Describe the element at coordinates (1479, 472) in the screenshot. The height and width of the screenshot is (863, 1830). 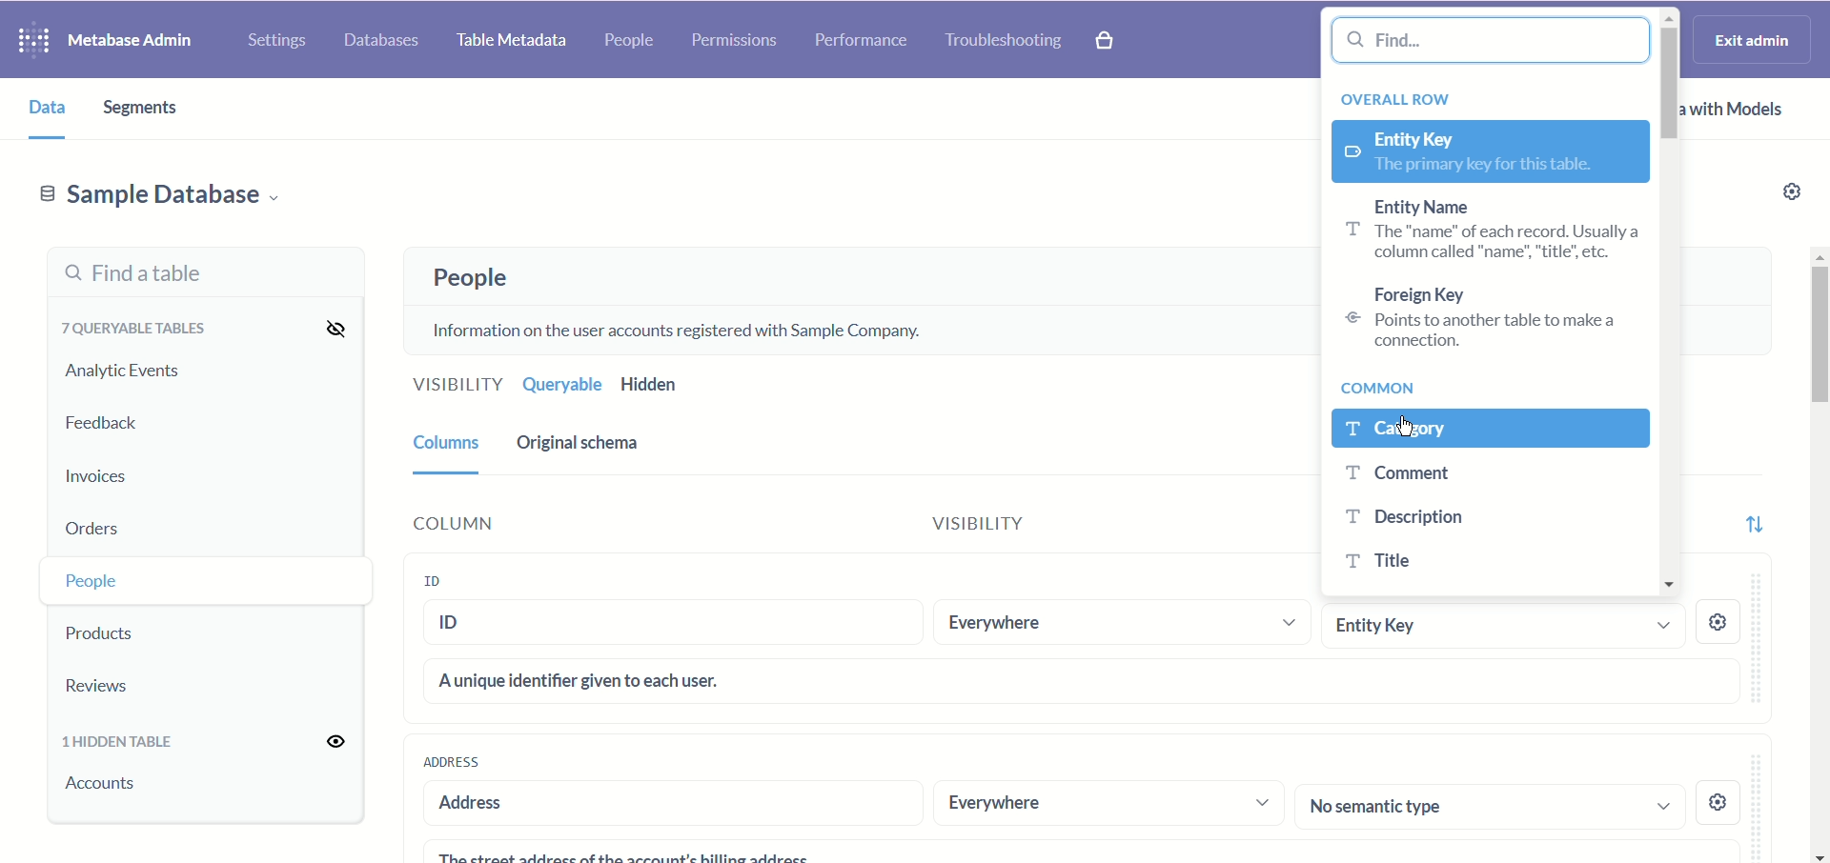
I see `Comment` at that location.